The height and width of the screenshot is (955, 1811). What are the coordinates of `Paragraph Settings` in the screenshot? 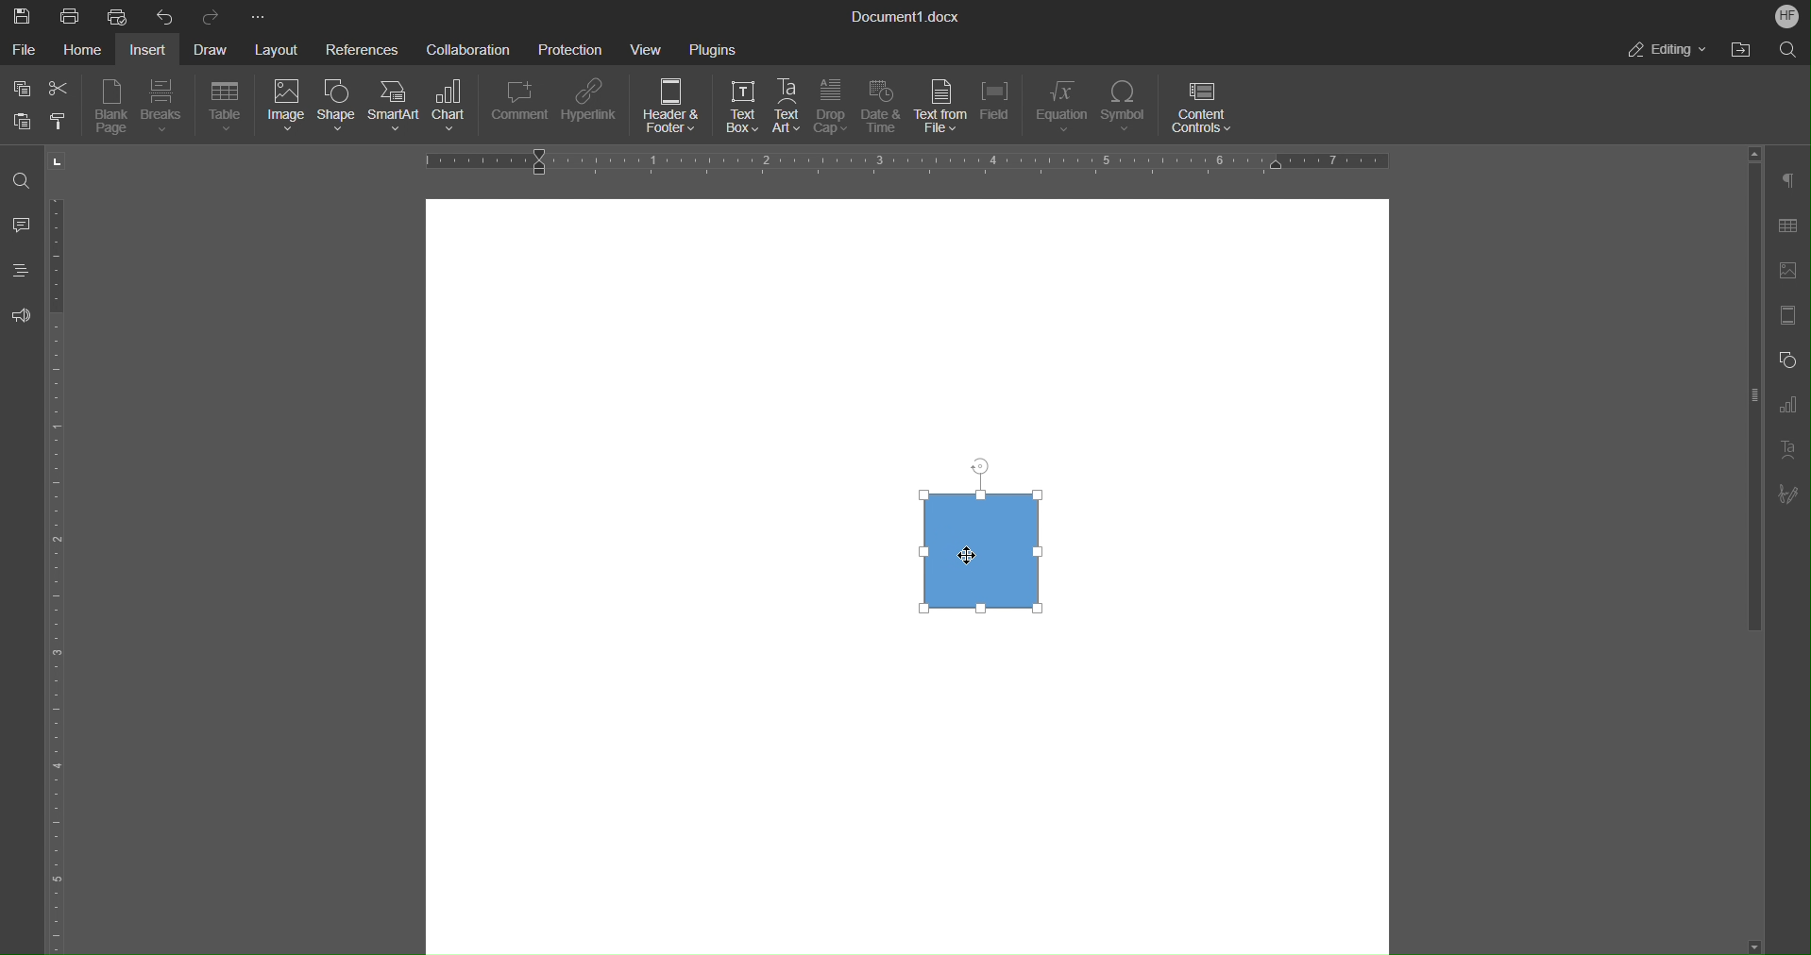 It's located at (1794, 180).